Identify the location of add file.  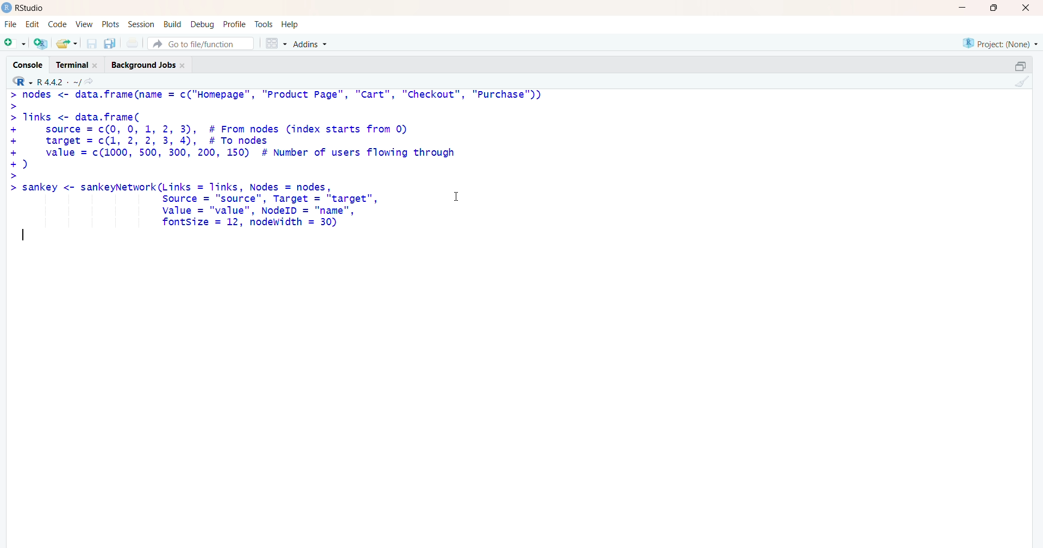
(41, 44).